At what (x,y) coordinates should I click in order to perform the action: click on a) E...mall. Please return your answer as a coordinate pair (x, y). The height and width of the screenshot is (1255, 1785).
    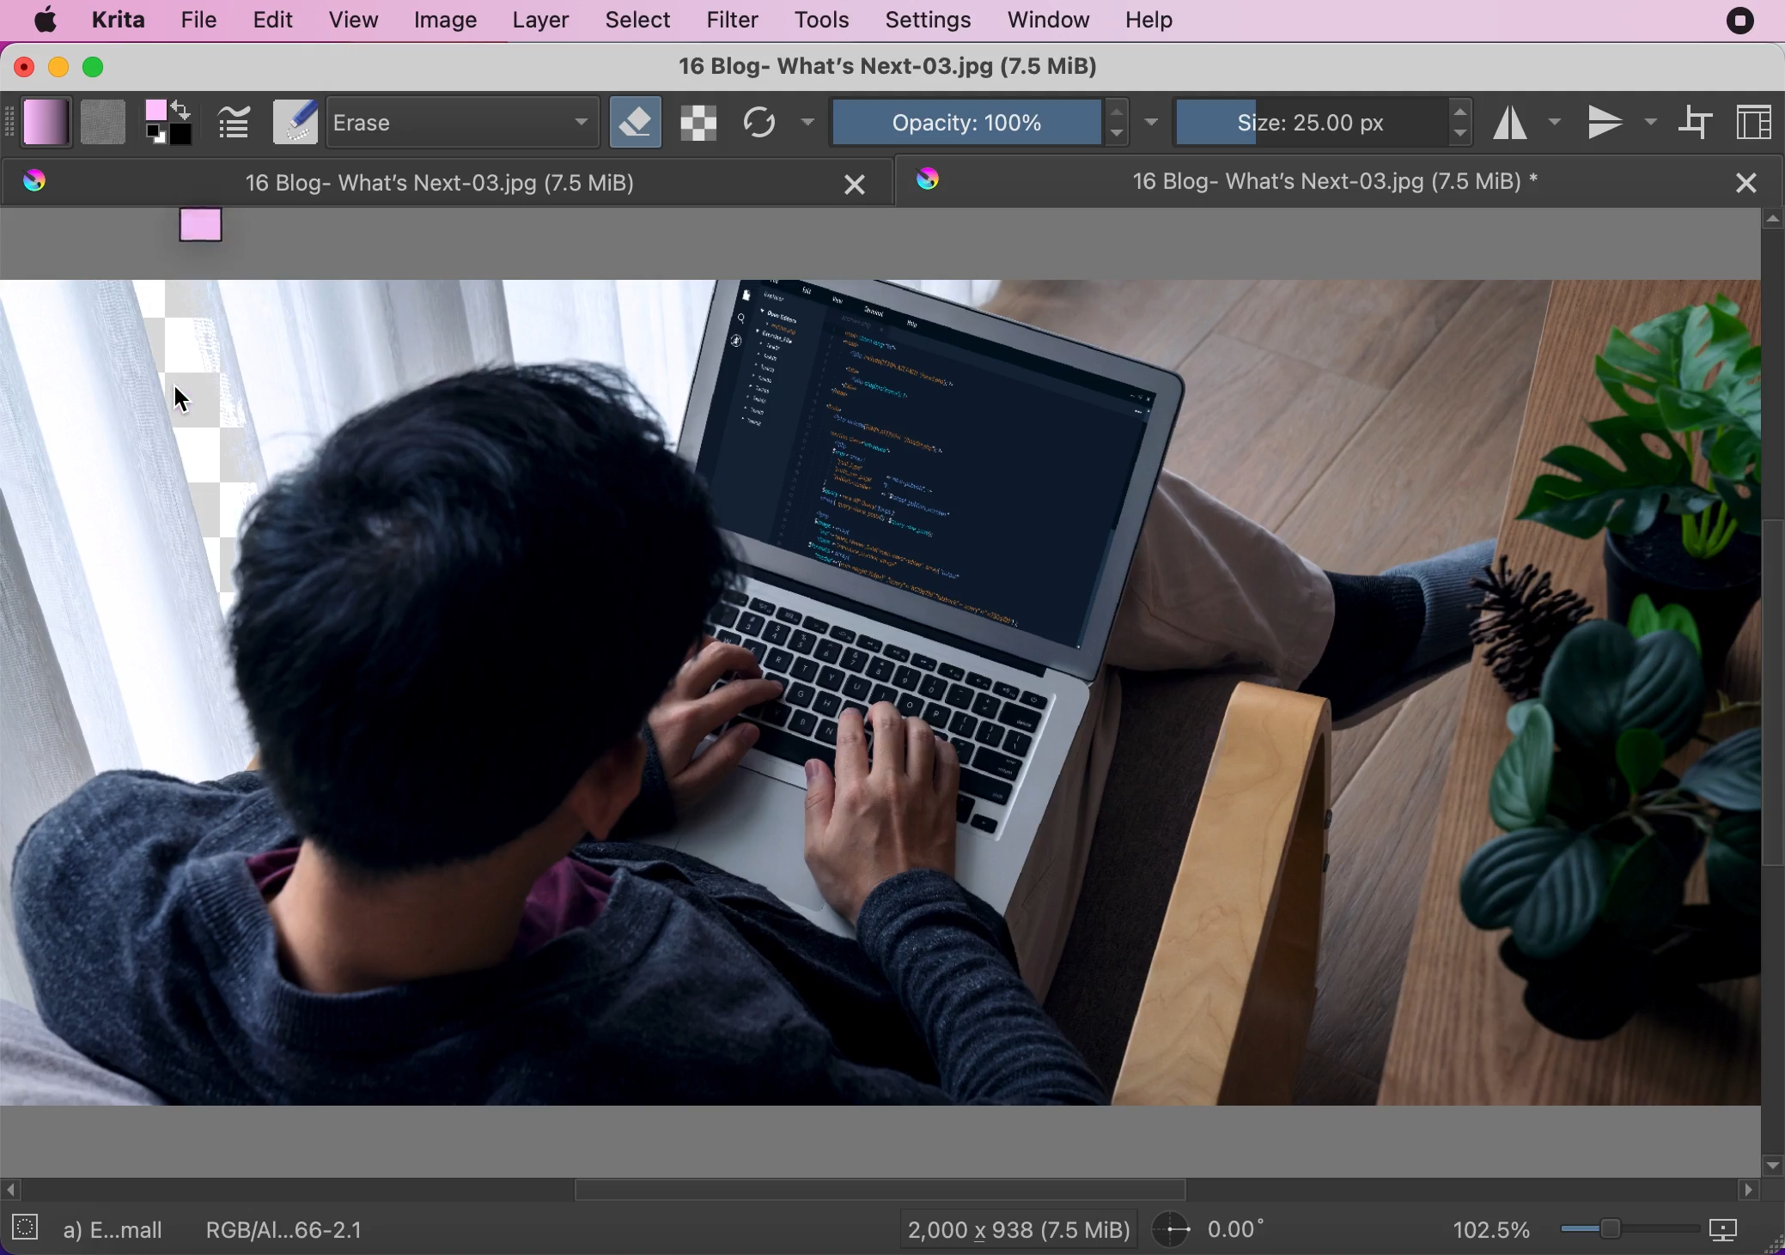
    Looking at the image, I should click on (120, 1233).